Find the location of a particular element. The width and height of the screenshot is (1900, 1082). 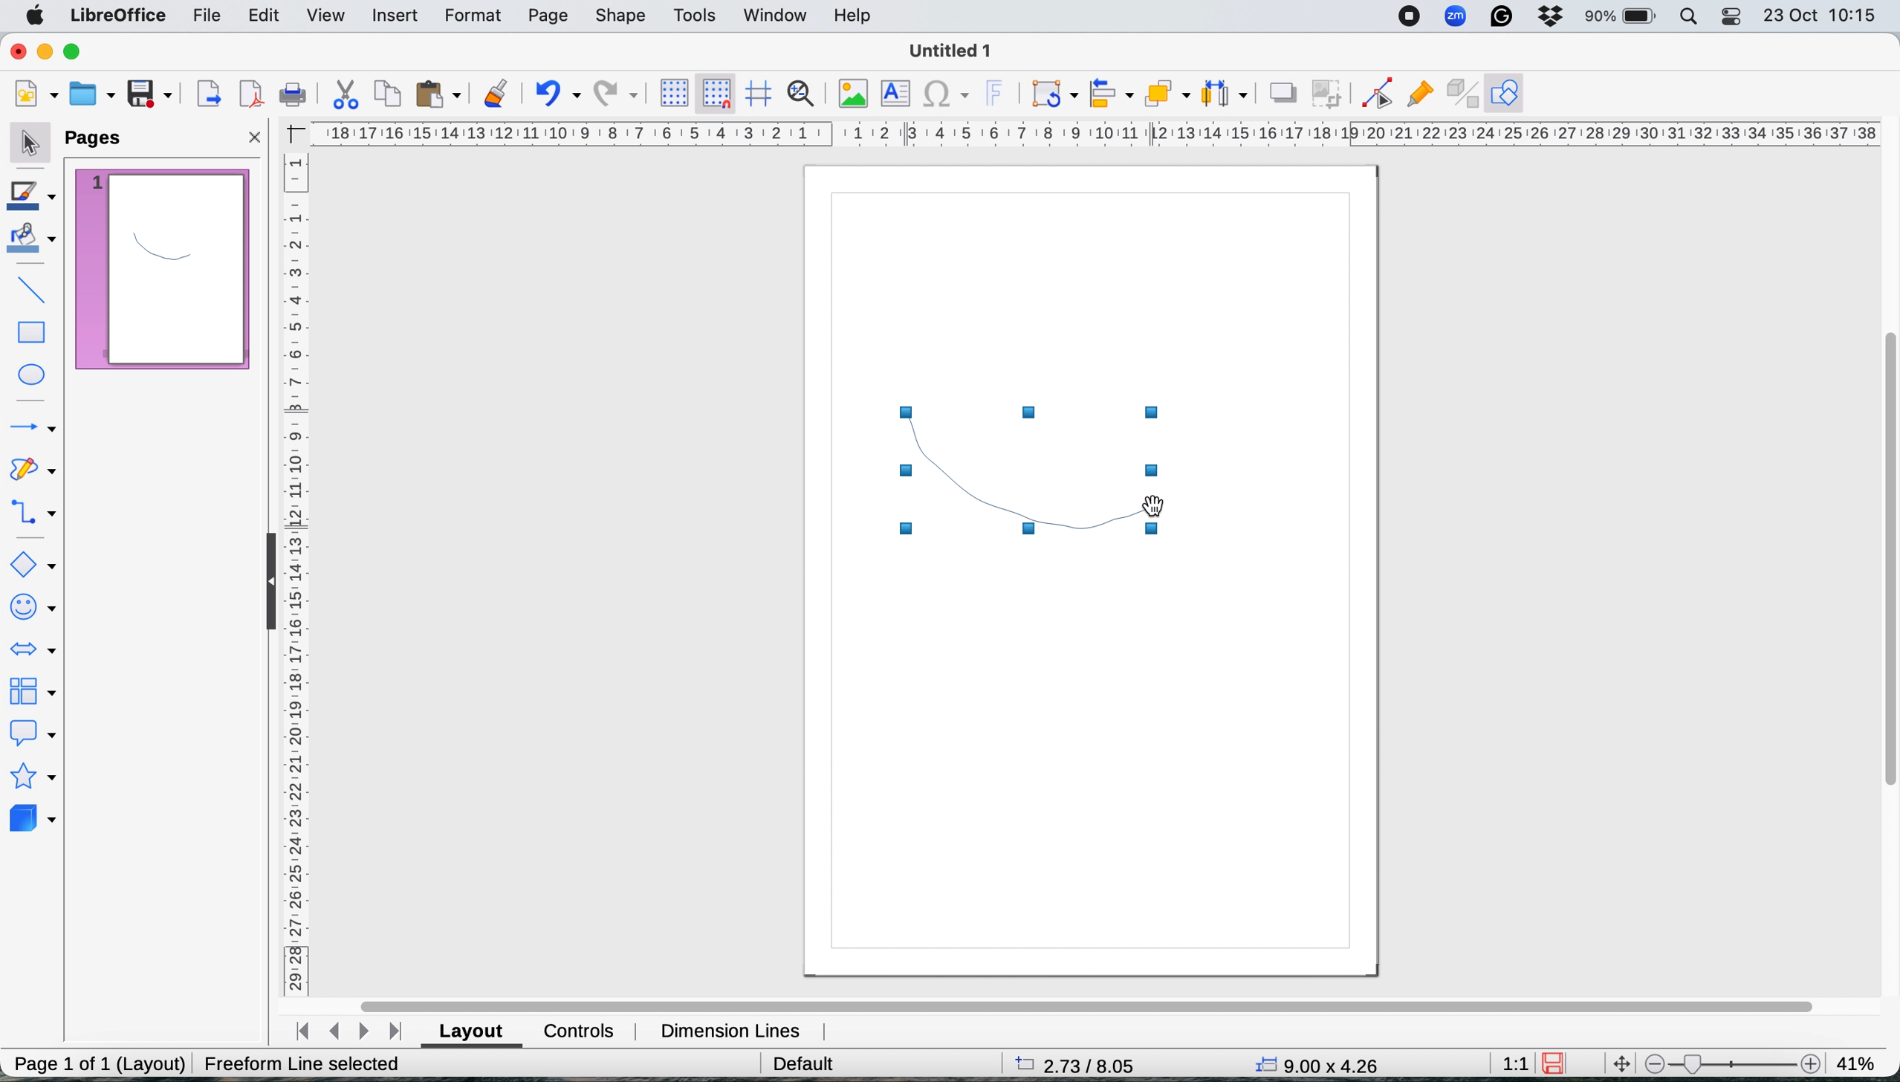

file is located at coordinates (210, 16).